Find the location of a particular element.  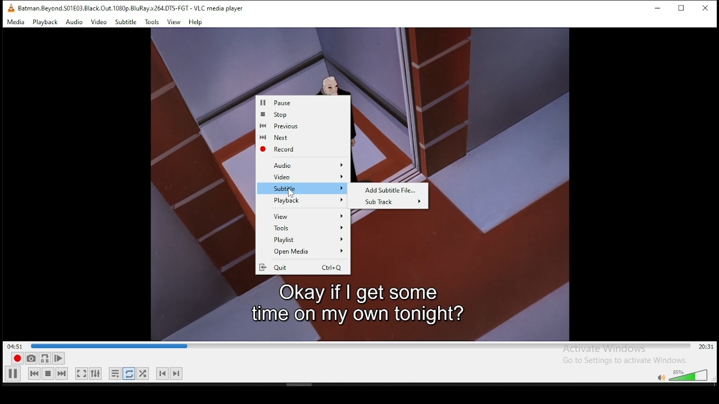

Previous Track  is located at coordinates (162, 373).